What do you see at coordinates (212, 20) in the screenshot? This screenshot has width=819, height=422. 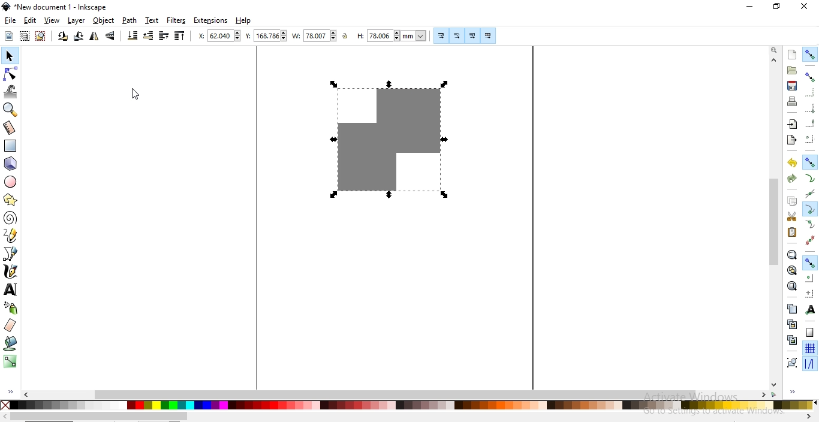 I see `extensions` at bounding box center [212, 20].